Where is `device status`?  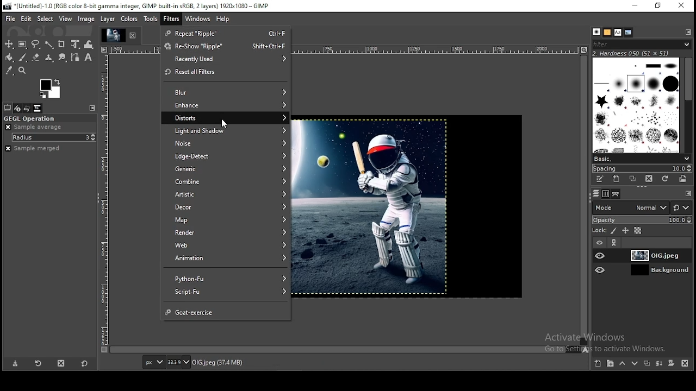 device status is located at coordinates (18, 109).